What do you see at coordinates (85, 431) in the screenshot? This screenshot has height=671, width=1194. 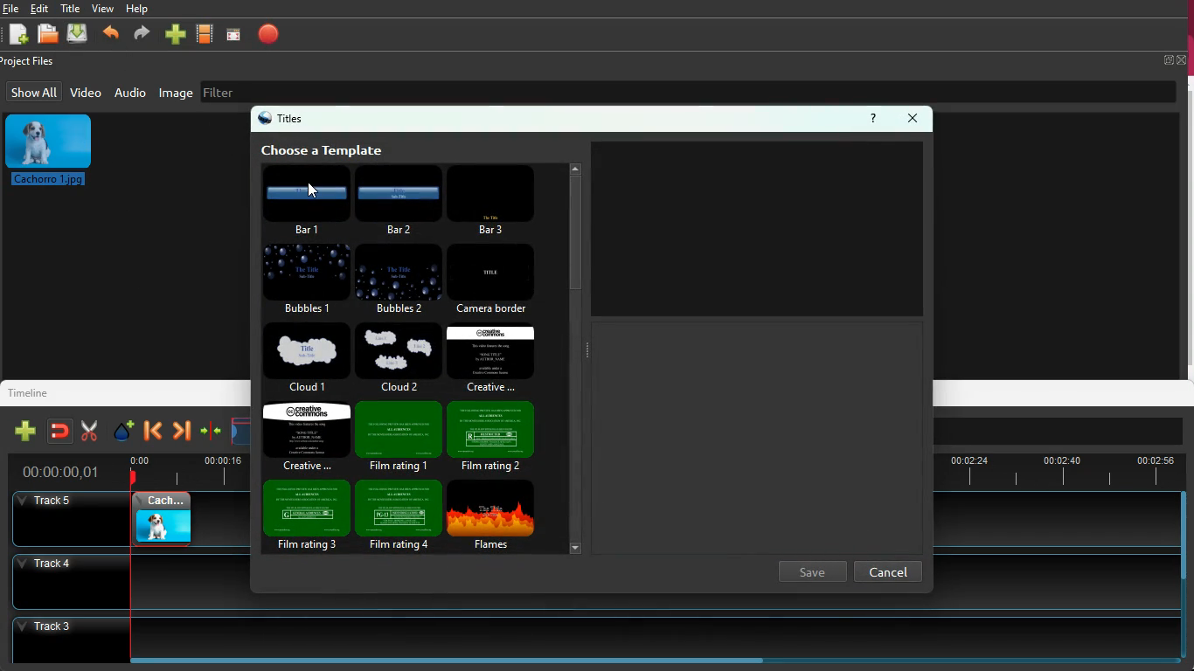 I see `cut` at bounding box center [85, 431].